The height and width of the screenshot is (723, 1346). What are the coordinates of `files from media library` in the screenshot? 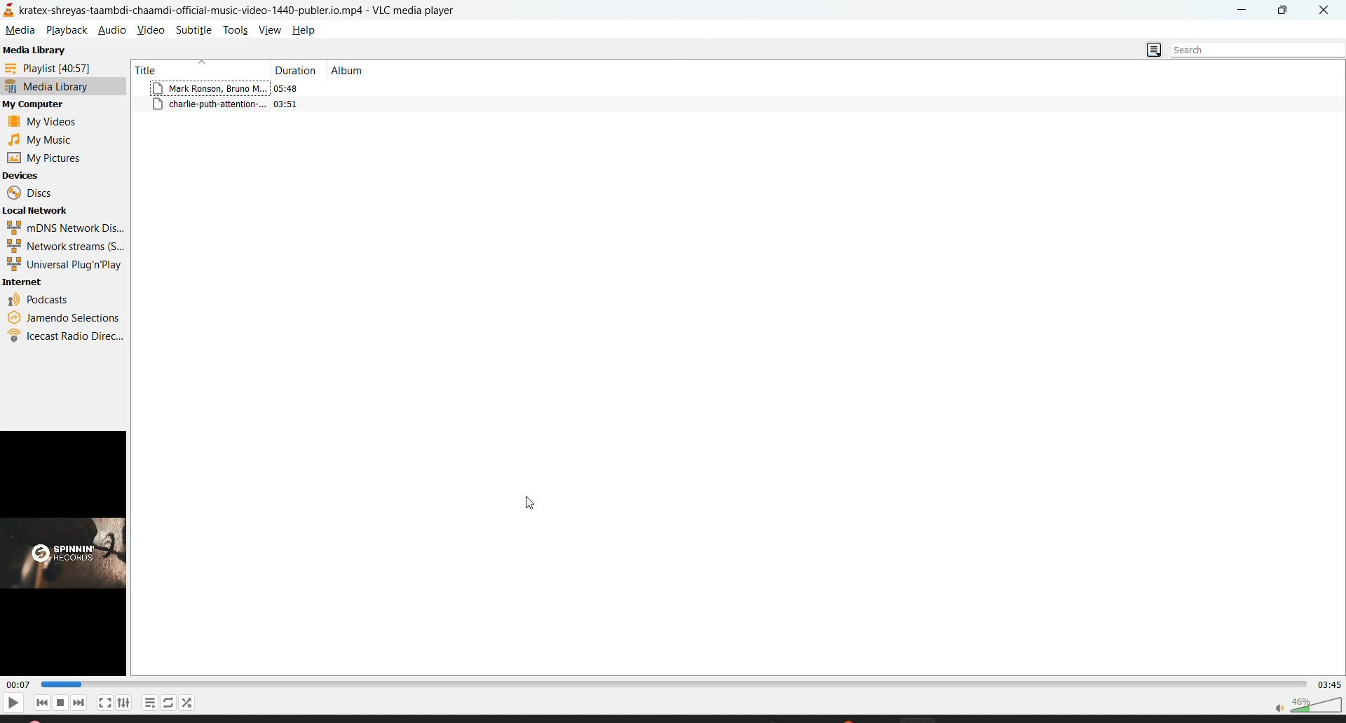 It's located at (264, 88).